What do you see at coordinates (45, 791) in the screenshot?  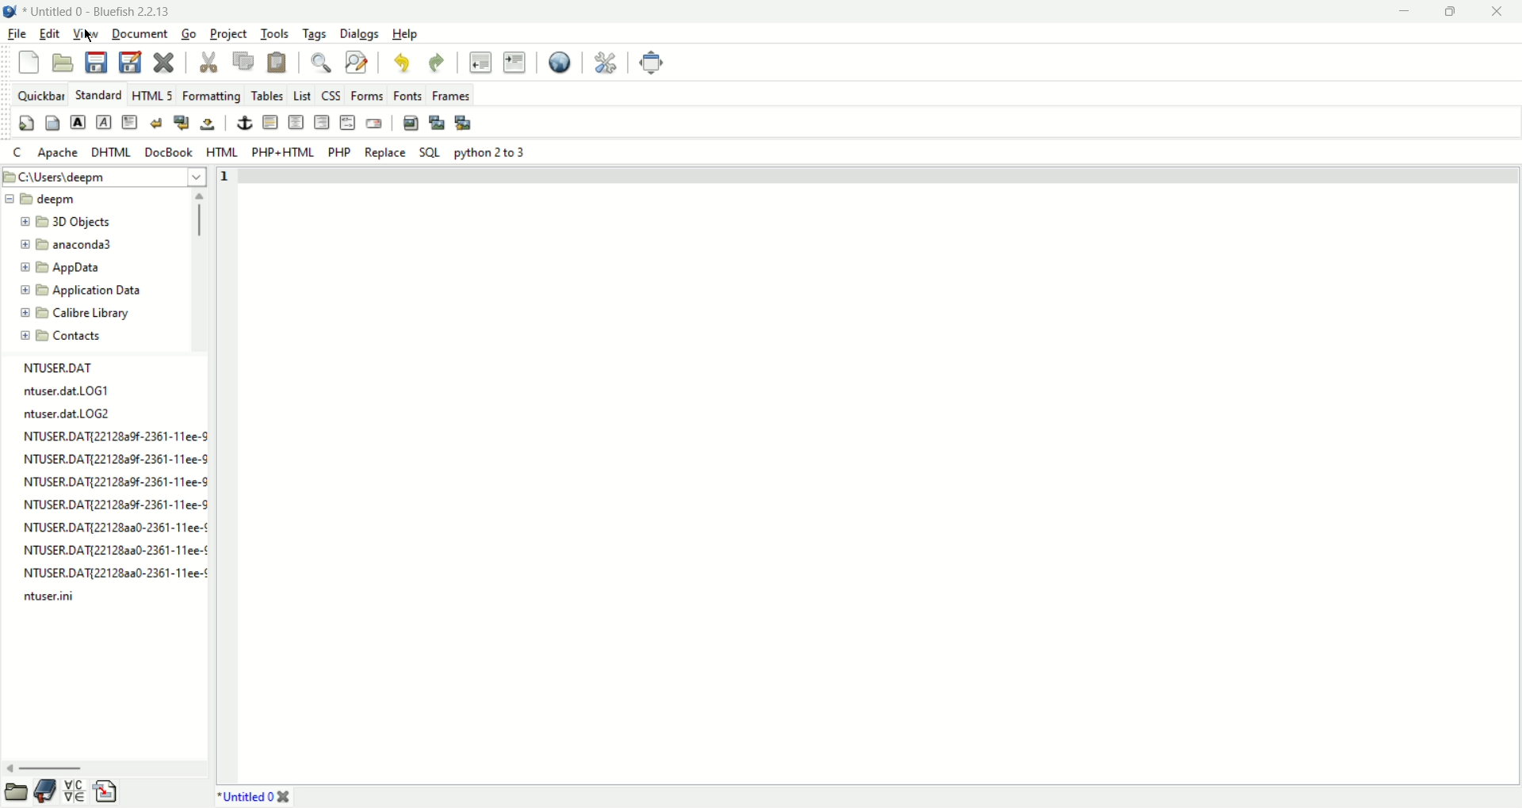 I see `bookmarks` at bounding box center [45, 791].